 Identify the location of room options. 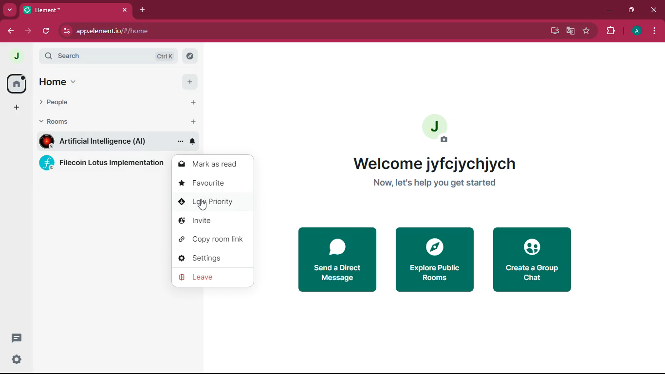
(181, 143).